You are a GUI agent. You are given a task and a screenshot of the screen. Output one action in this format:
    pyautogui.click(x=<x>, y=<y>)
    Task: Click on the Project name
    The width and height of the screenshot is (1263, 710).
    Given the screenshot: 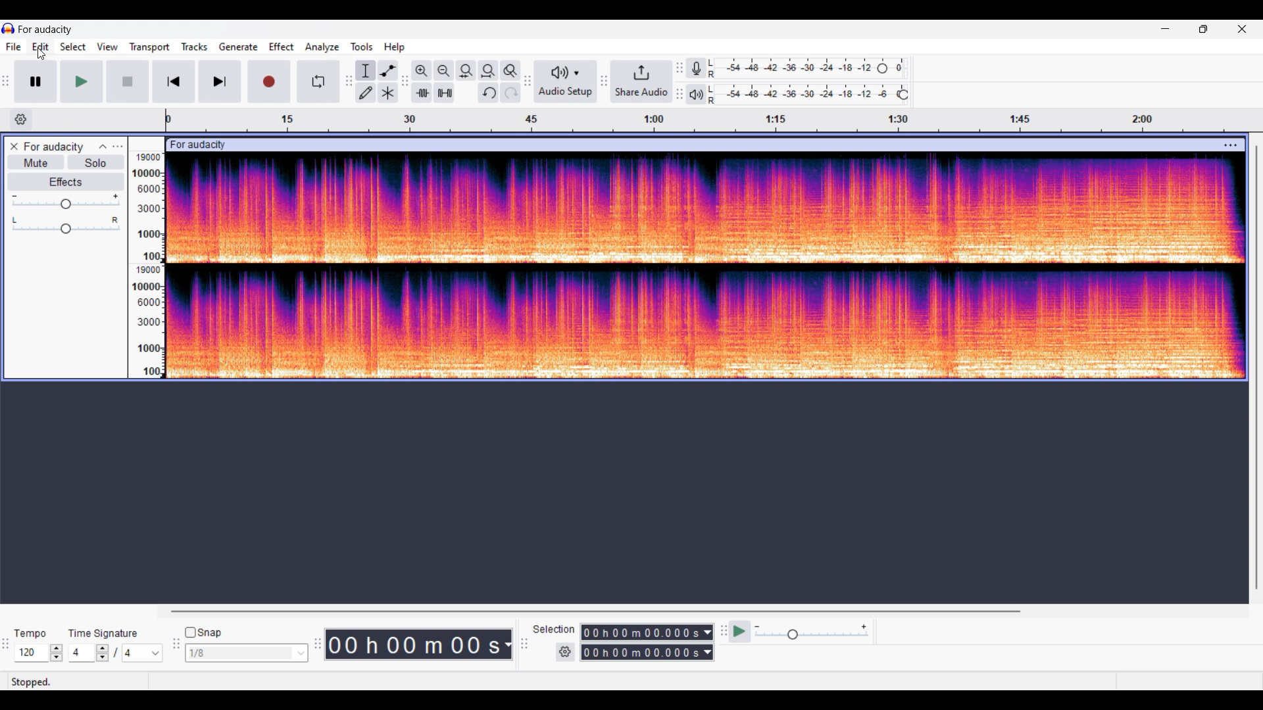 What is the action you would take?
    pyautogui.click(x=45, y=30)
    